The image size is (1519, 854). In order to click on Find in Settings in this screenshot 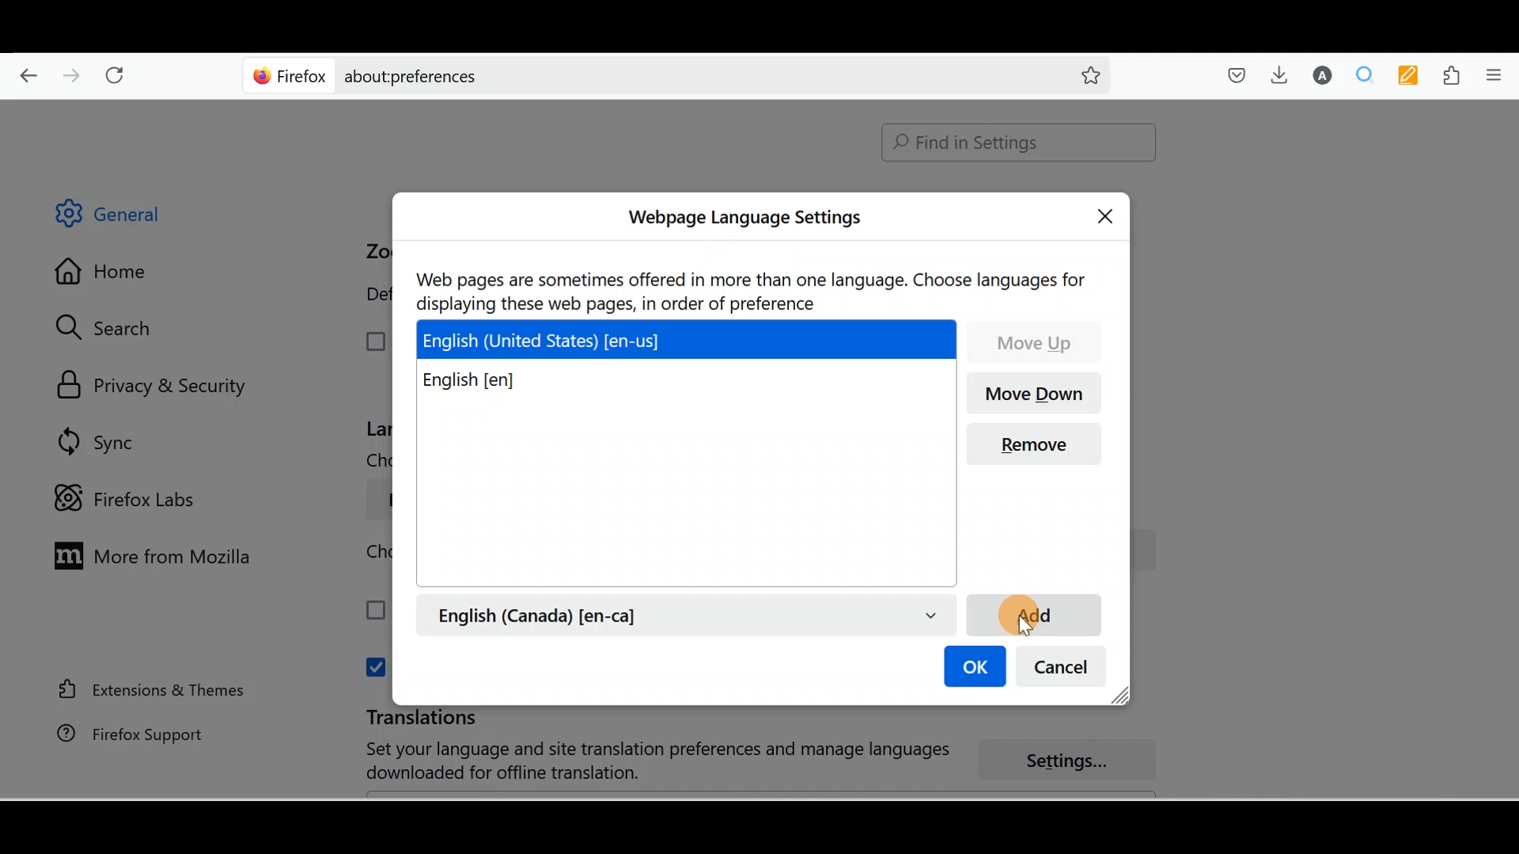, I will do `click(1019, 142)`.